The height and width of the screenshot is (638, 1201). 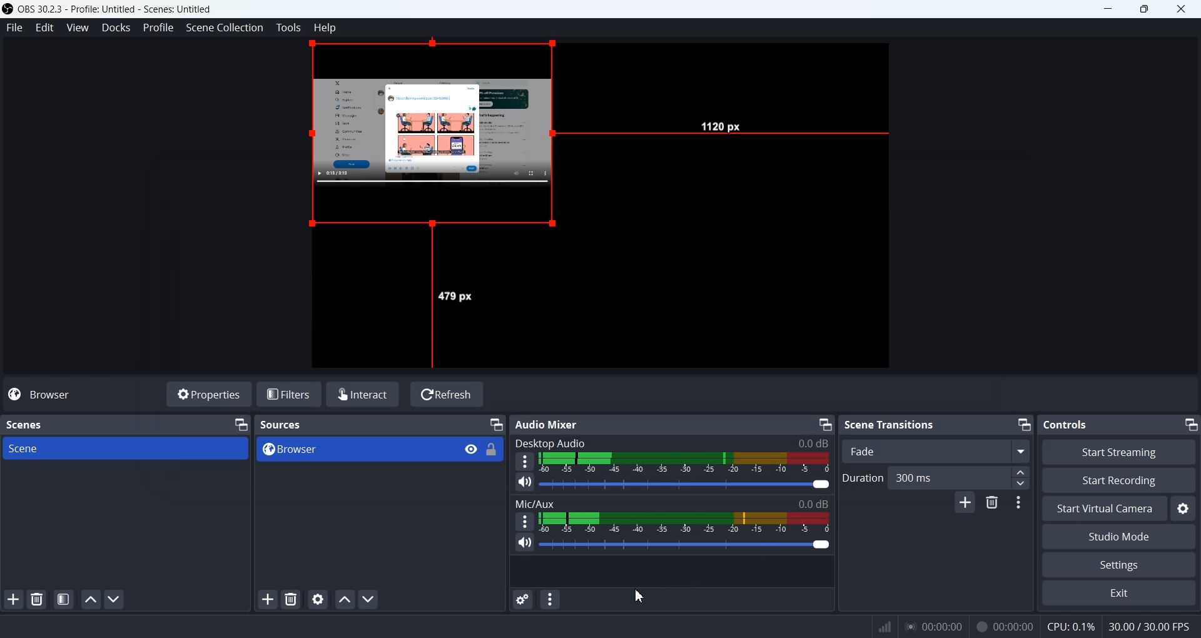 I want to click on View, so click(x=78, y=28).